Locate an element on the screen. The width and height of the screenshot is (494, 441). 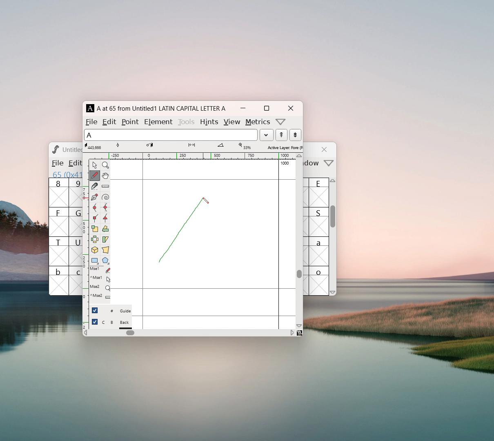
cursor coordinates is located at coordinates (94, 146).